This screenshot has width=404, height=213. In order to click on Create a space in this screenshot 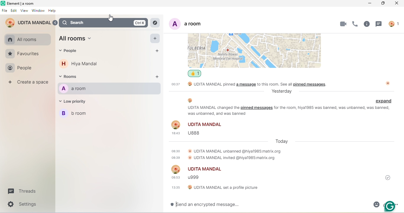, I will do `click(28, 83)`.